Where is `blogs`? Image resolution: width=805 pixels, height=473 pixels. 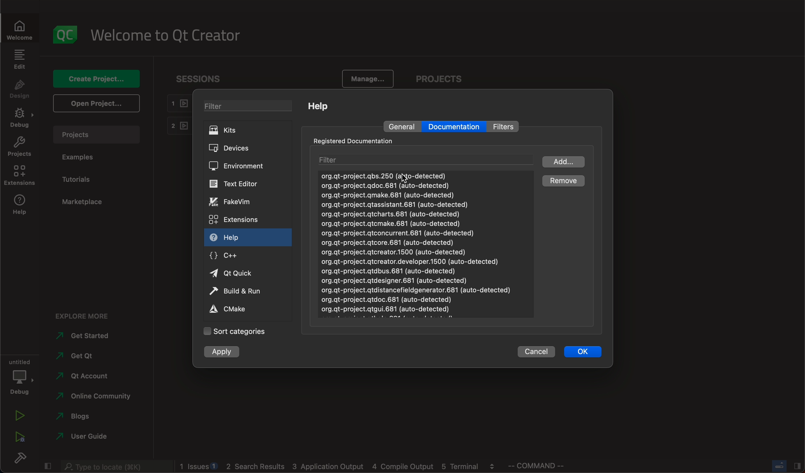 blogs is located at coordinates (338, 467).